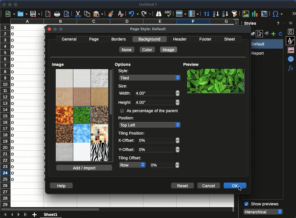  Describe the element at coordinates (260, 34) in the screenshot. I see `page style` at that location.